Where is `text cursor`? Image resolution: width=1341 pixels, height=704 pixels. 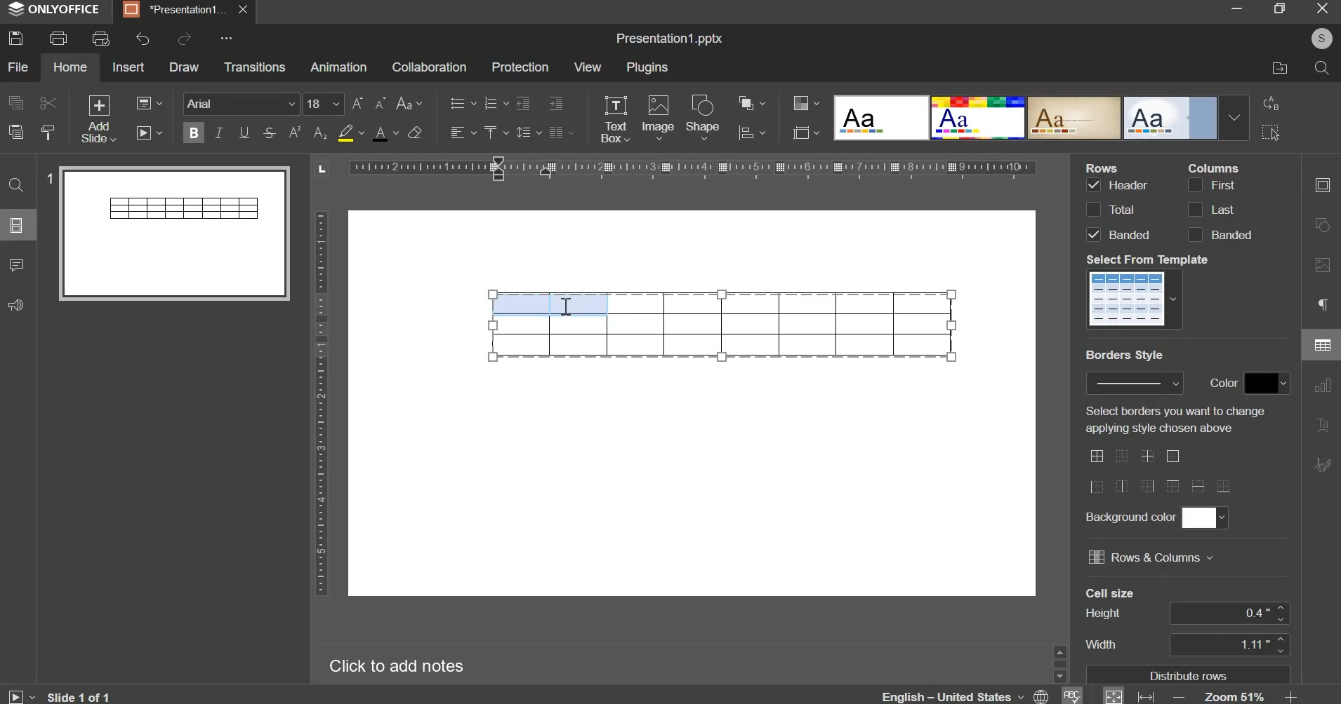 text cursor is located at coordinates (567, 306).